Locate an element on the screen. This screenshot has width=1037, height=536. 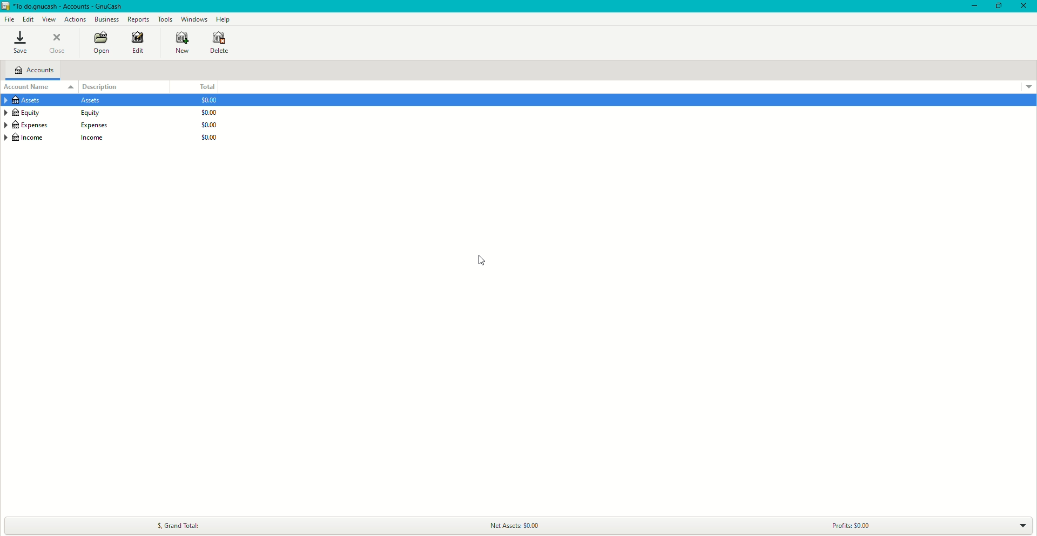
$0 is located at coordinates (205, 122).